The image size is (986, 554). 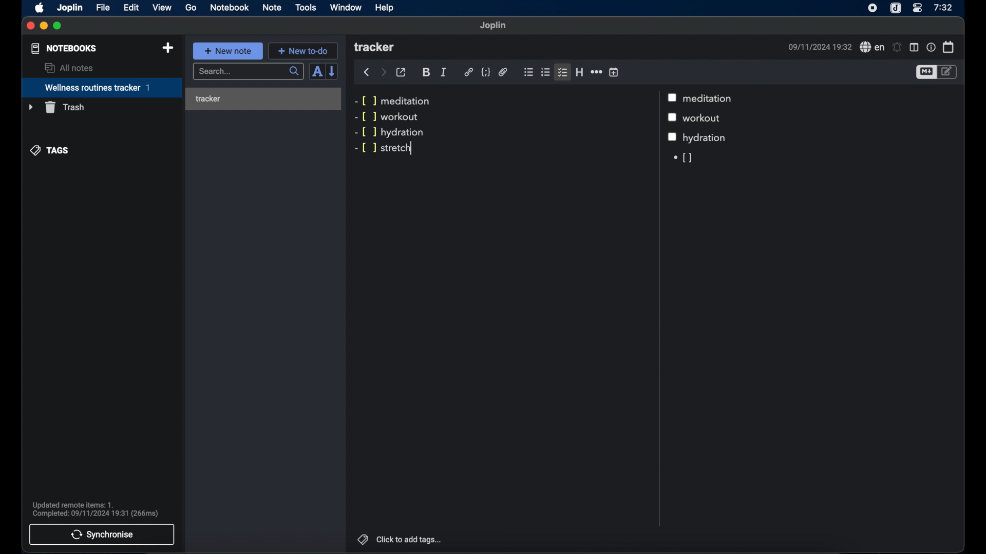 I want to click on click to add tags, so click(x=410, y=539).